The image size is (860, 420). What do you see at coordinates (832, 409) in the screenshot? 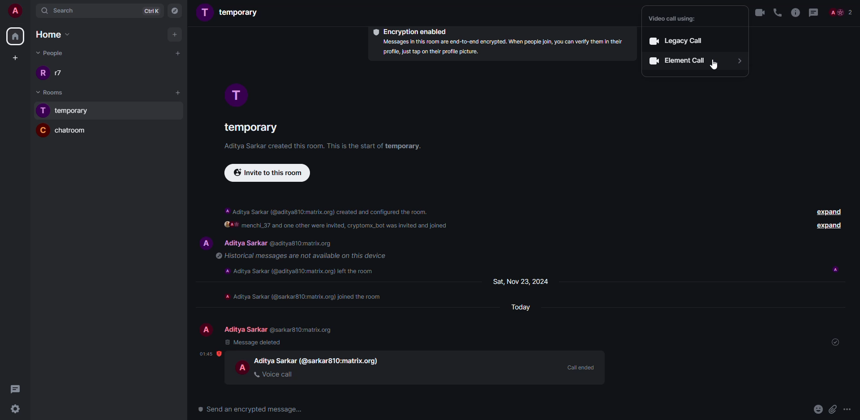
I see `attach` at bounding box center [832, 409].